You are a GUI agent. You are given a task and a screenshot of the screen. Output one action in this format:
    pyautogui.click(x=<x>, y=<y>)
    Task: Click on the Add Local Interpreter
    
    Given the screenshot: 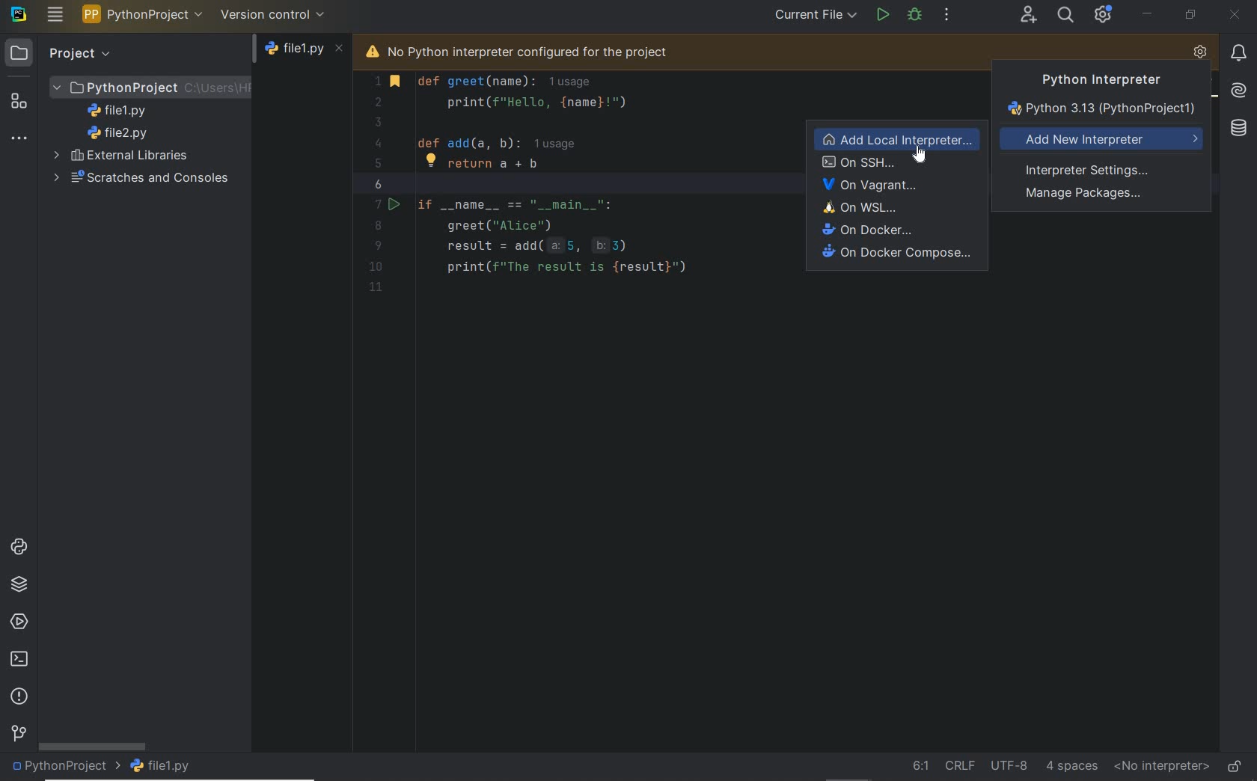 What is the action you would take?
    pyautogui.click(x=899, y=139)
    